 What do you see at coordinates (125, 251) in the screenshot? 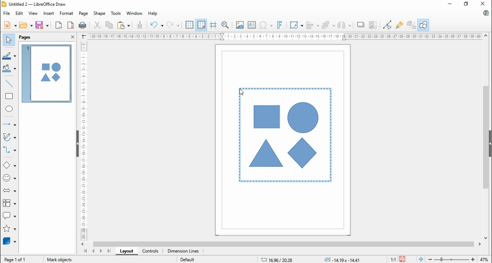
I see `layout` at bounding box center [125, 251].